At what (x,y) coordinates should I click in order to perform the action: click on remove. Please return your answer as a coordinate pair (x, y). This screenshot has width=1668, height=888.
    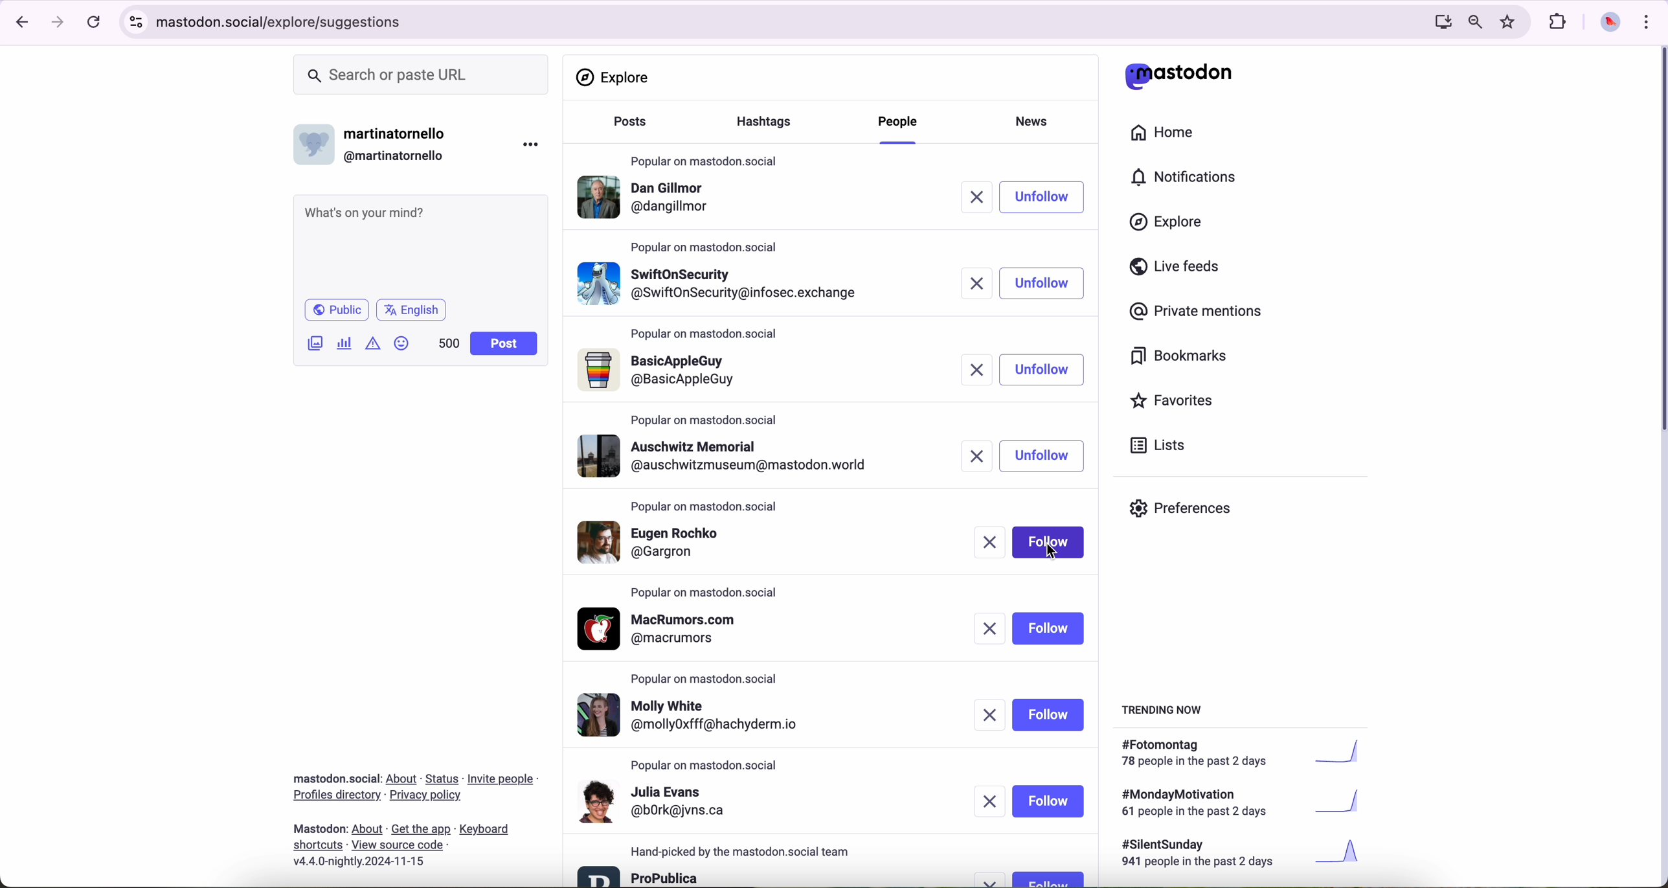
    Looking at the image, I should click on (981, 370).